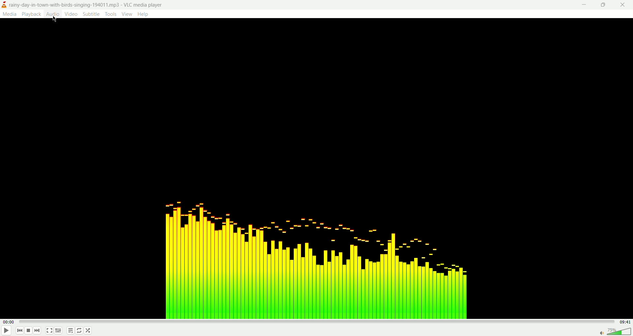 This screenshot has width=633, height=336. What do you see at coordinates (52, 13) in the screenshot?
I see `audio` at bounding box center [52, 13].